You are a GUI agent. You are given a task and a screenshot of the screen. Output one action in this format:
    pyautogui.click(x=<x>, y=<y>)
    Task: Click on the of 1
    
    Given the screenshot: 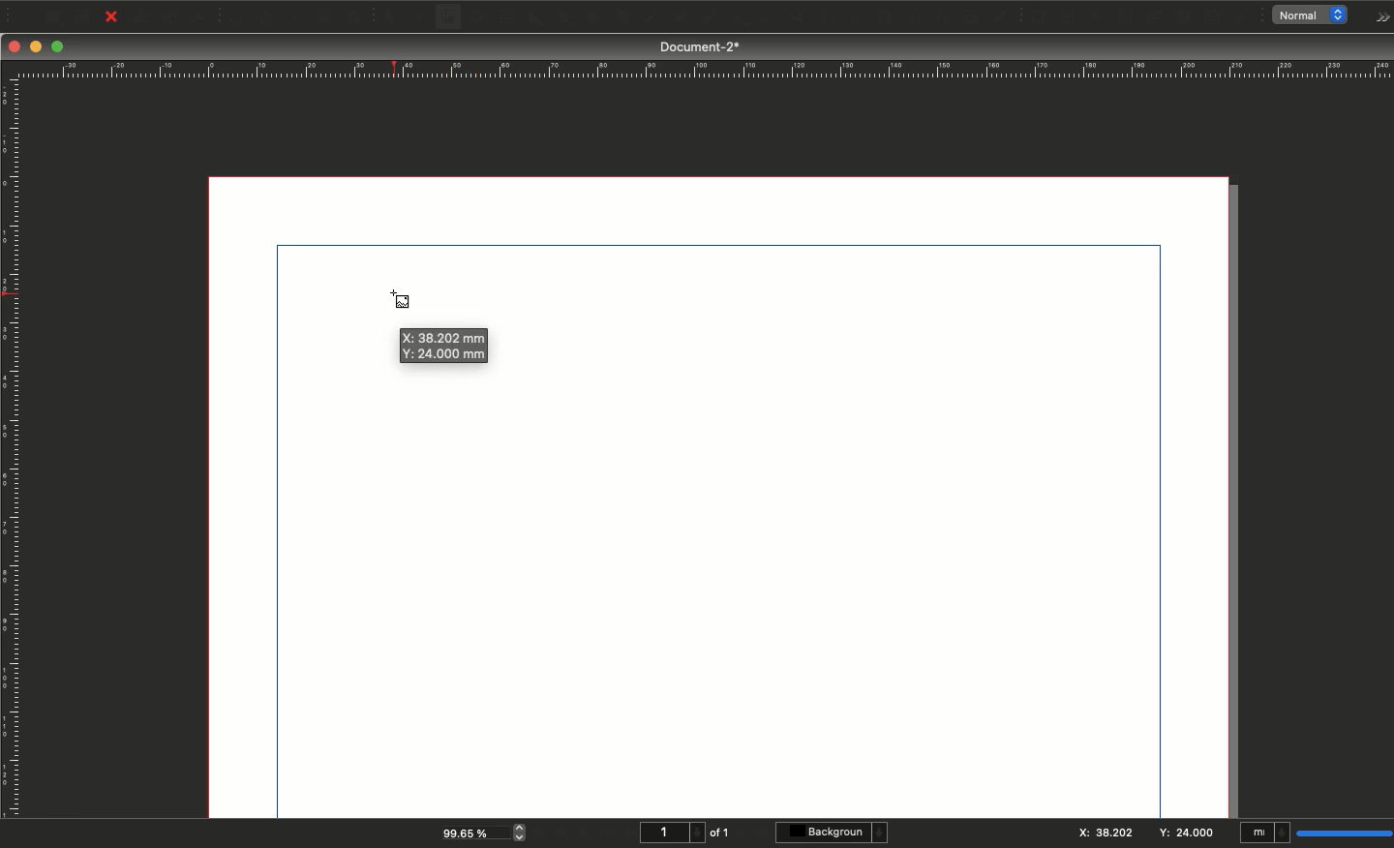 What is the action you would take?
    pyautogui.click(x=720, y=833)
    